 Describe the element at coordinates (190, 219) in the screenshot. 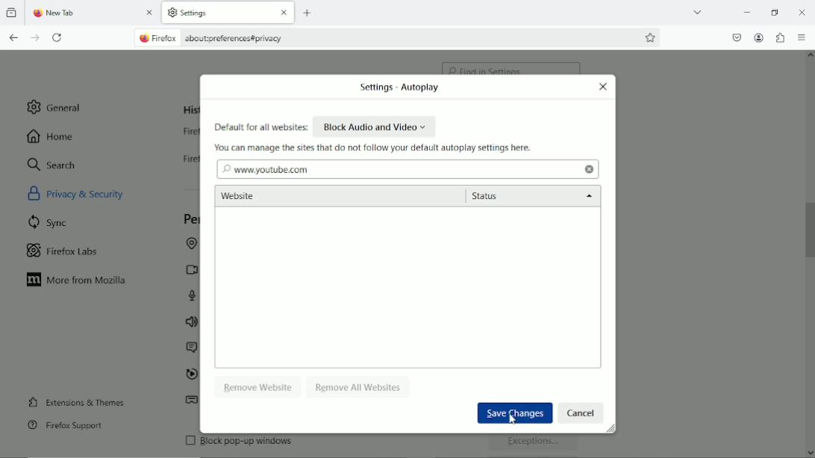

I see `permissions` at that location.